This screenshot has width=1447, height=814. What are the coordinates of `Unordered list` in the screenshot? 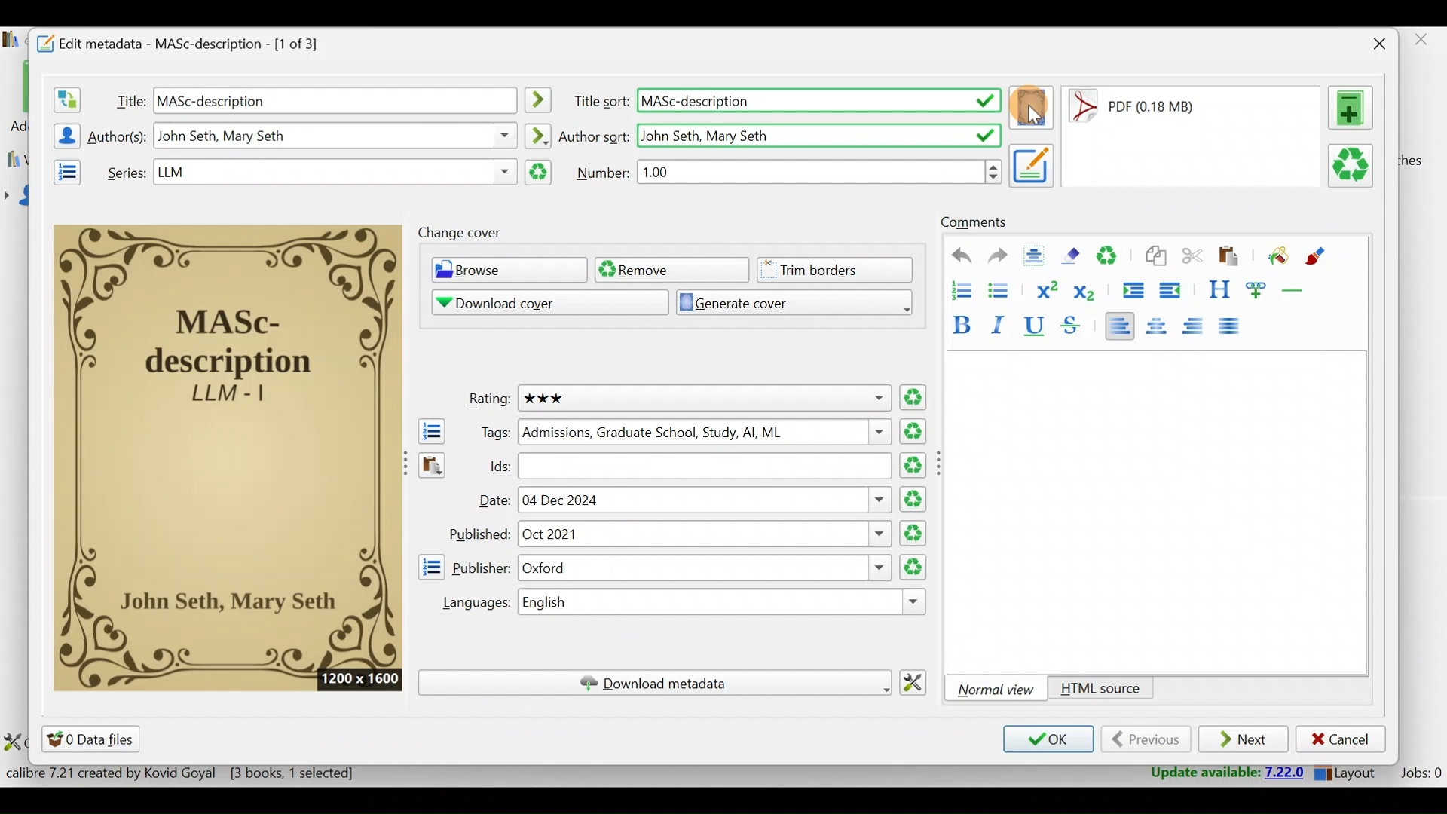 It's located at (1002, 289).